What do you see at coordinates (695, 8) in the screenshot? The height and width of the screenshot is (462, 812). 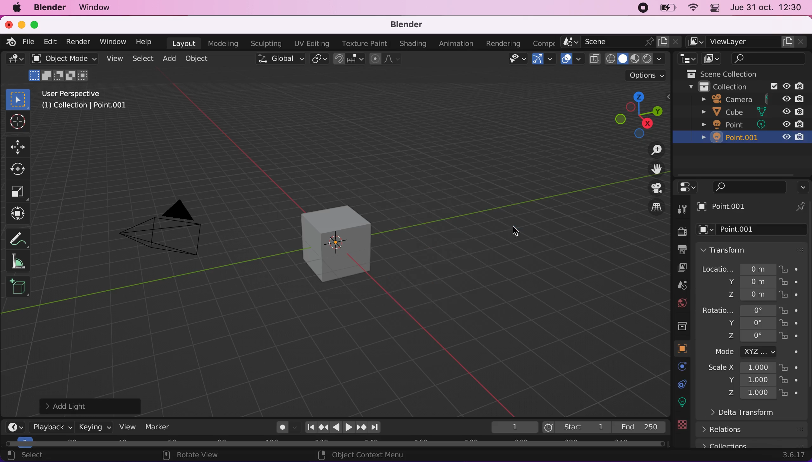 I see `wifi` at bounding box center [695, 8].